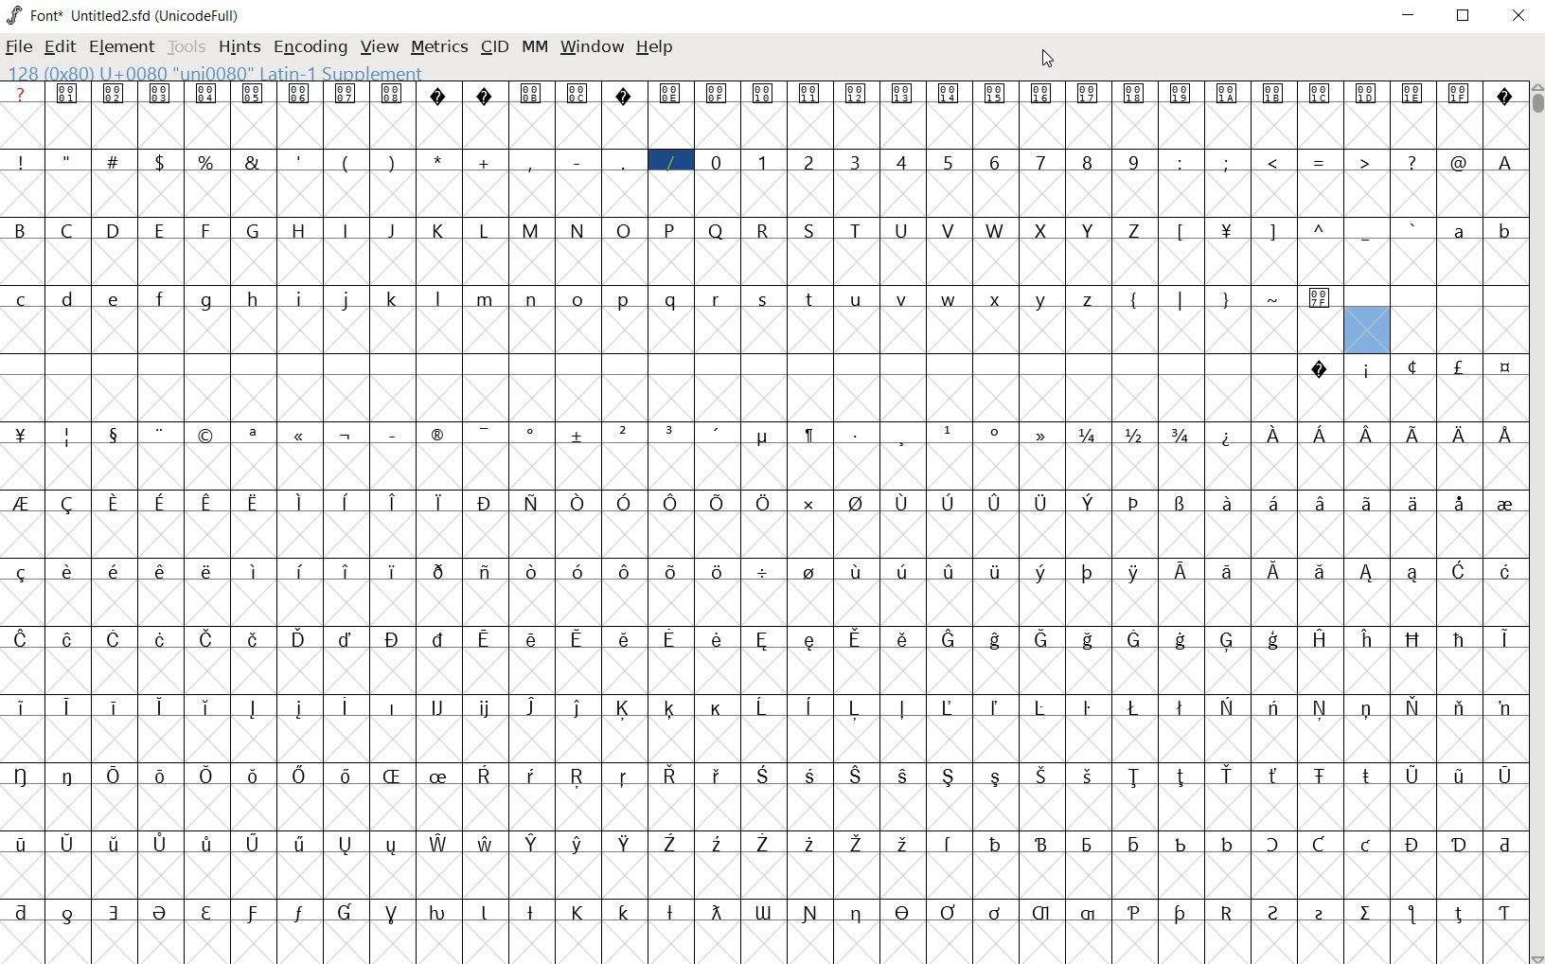 The width and height of the screenshot is (1545, 964). Describe the element at coordinates (577, 913) in the screenshot. I see `glyph` at that location.